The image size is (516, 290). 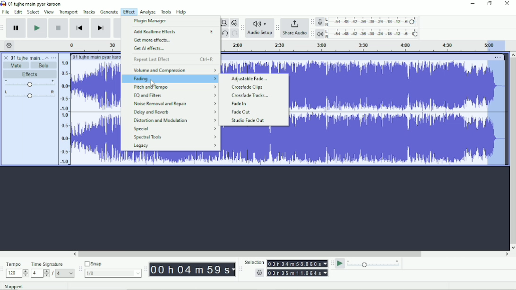 What do you see at coordinates (259, 273) in the screenshot?
I see `settings` at bounding box center [259, 273].